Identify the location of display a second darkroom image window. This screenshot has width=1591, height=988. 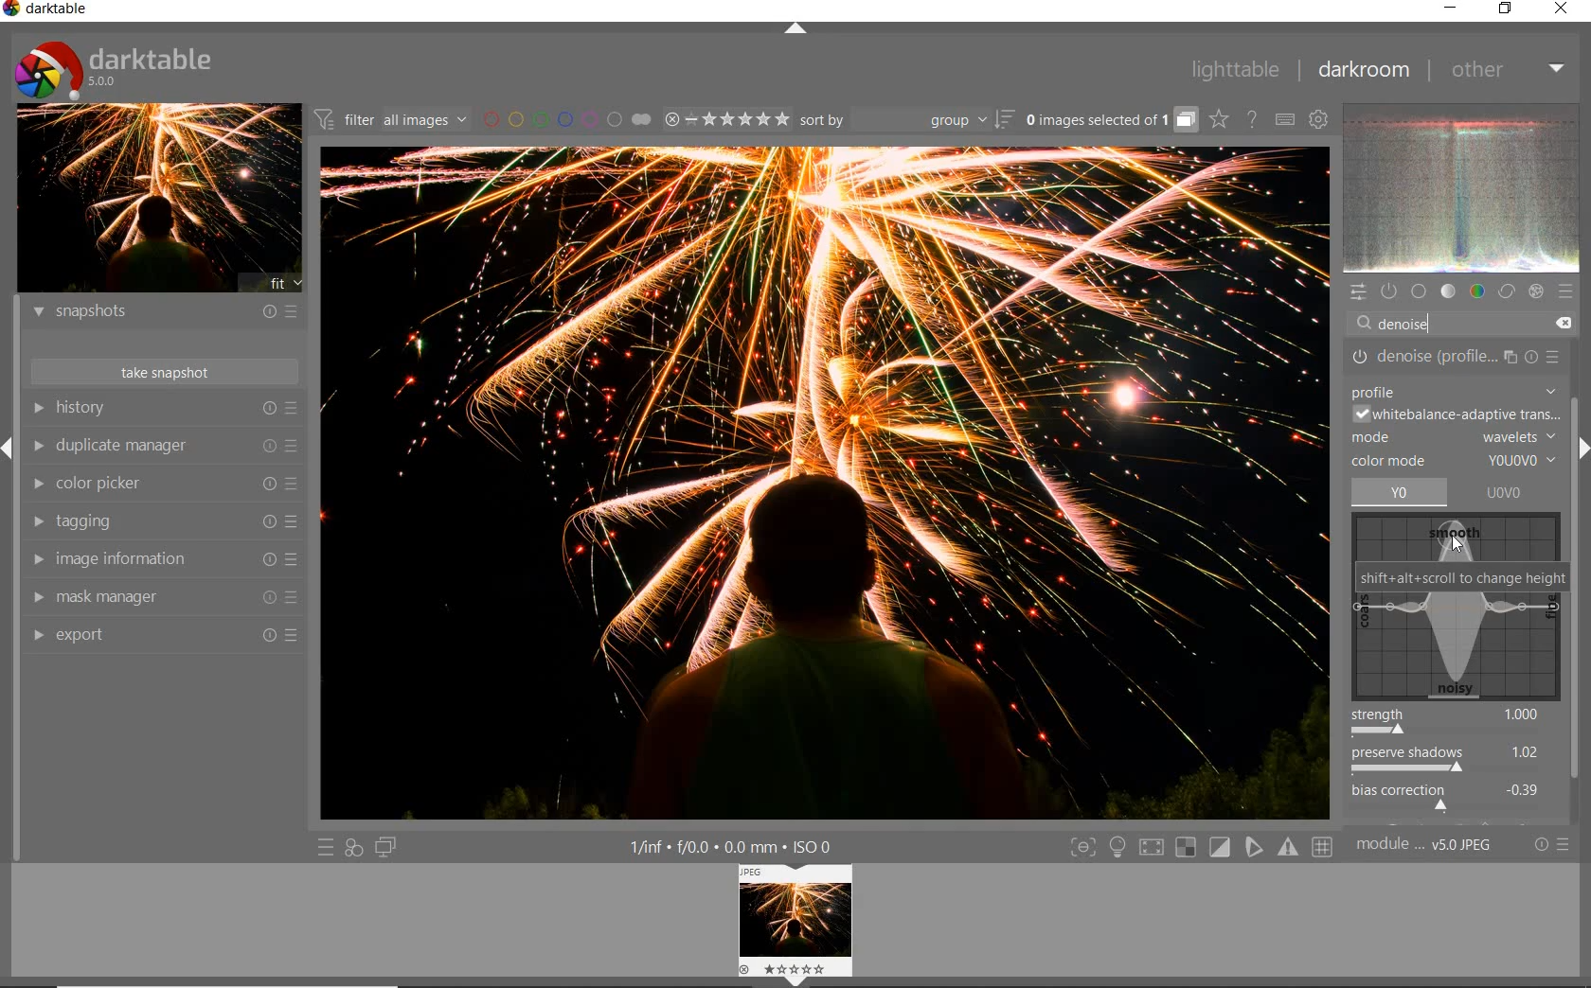
(388, 848).